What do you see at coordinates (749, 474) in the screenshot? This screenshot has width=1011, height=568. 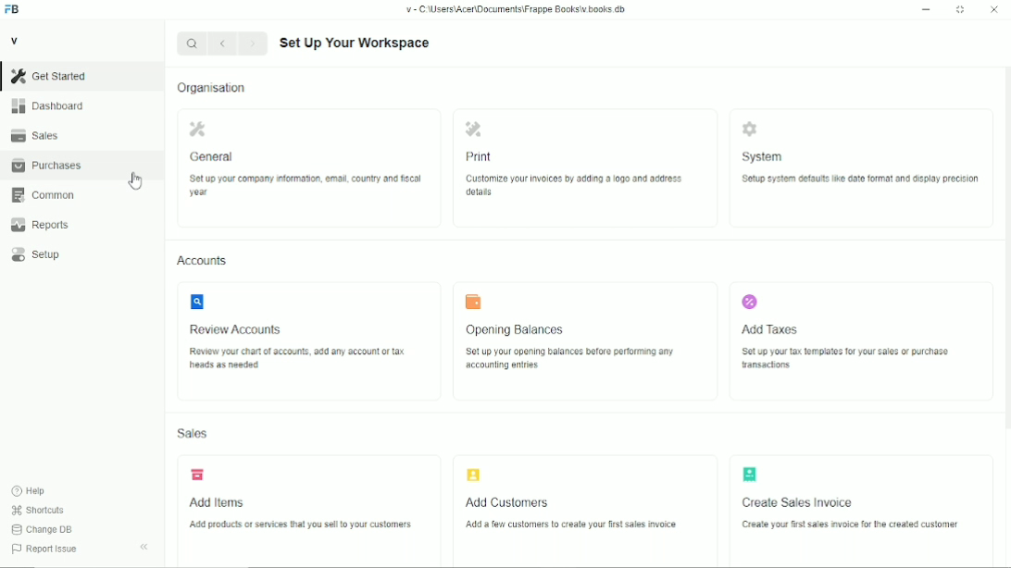 I see `Create Sales Invoice icon` at bounding box center [749, 474].